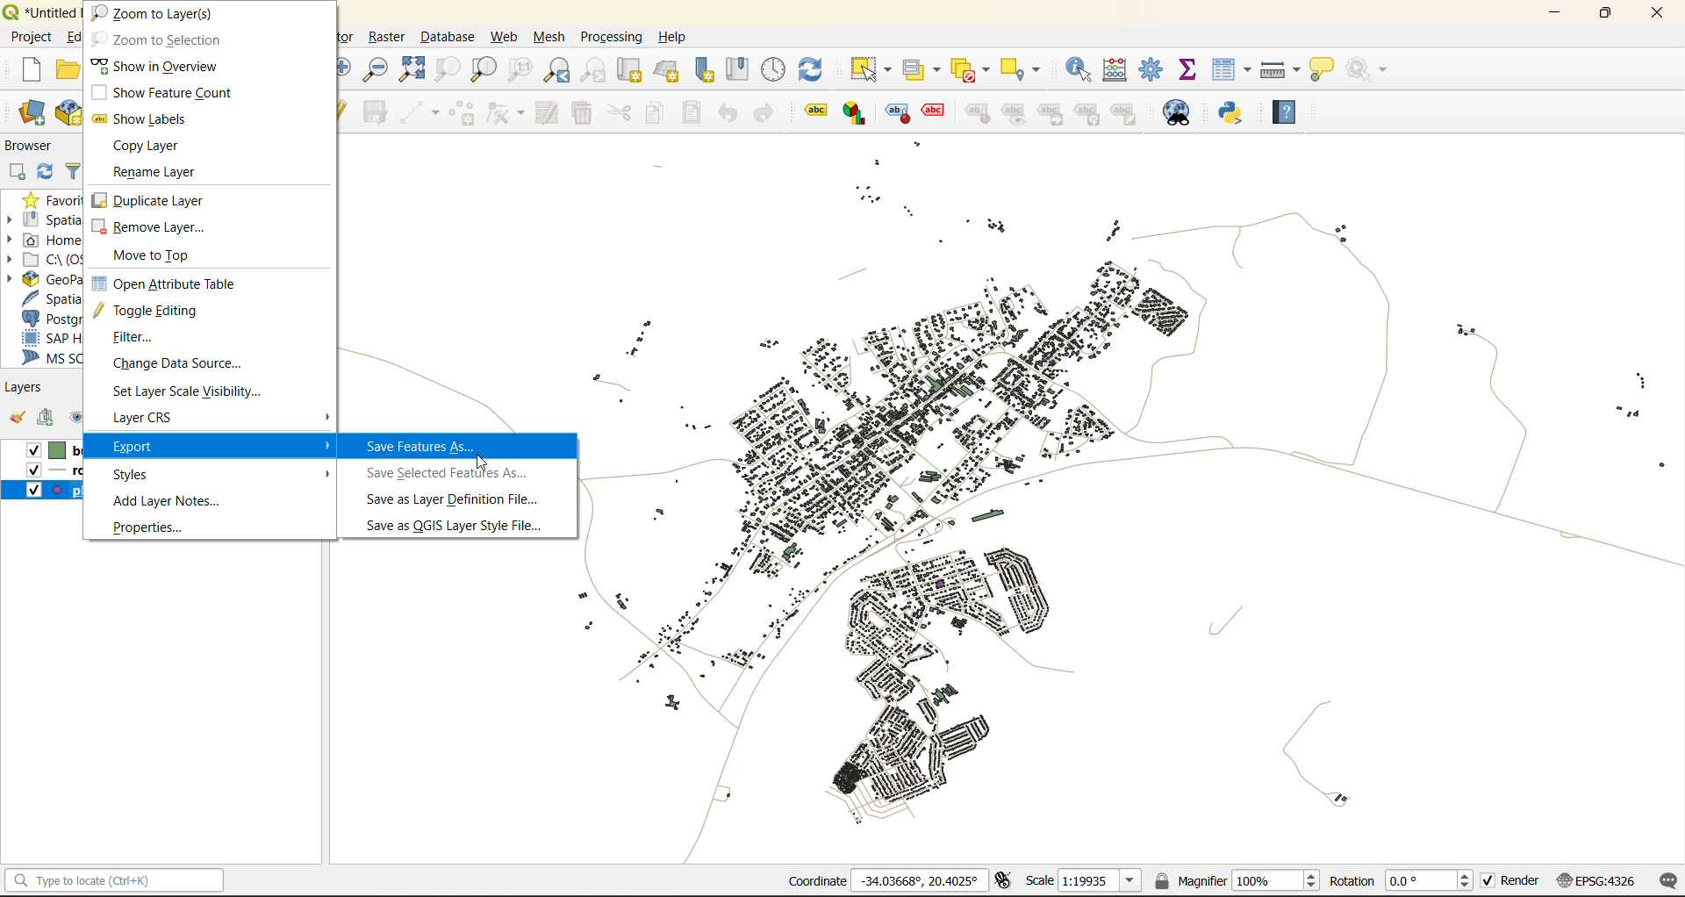 The width and height of the screenshot is (1685, 897). I want to click on measure line, so click(1279, 68).